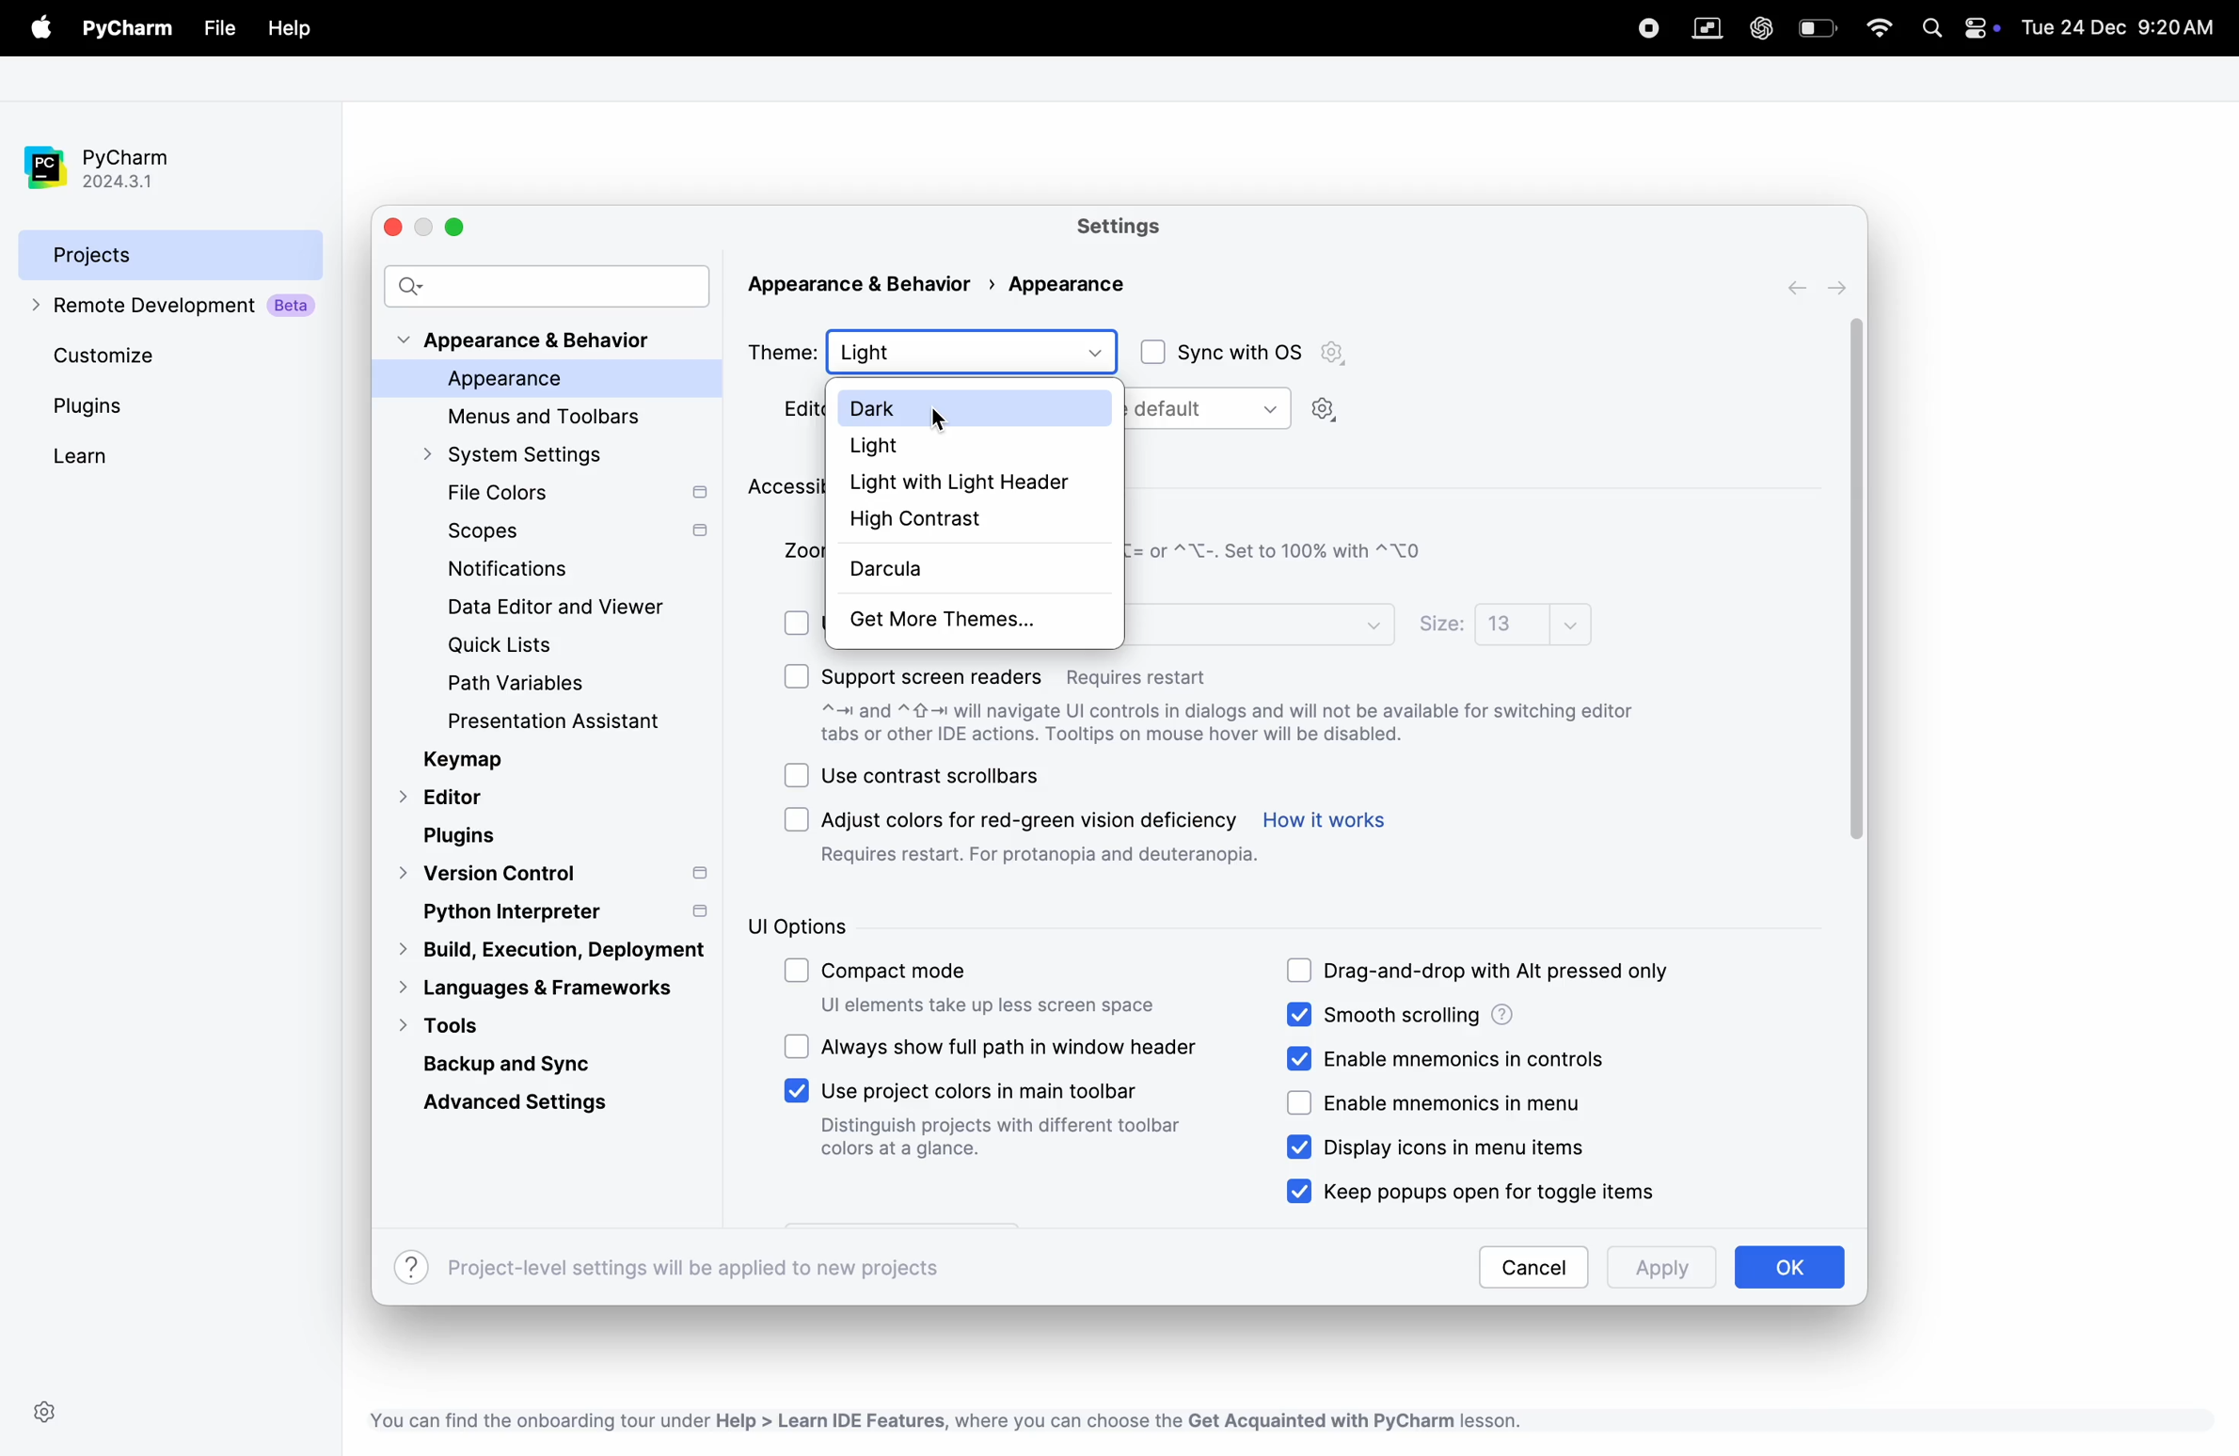  What do you see at coordinates (1931, 29) in the screenshot?
I see `spotlight search` at bounding box center [1931, 29].